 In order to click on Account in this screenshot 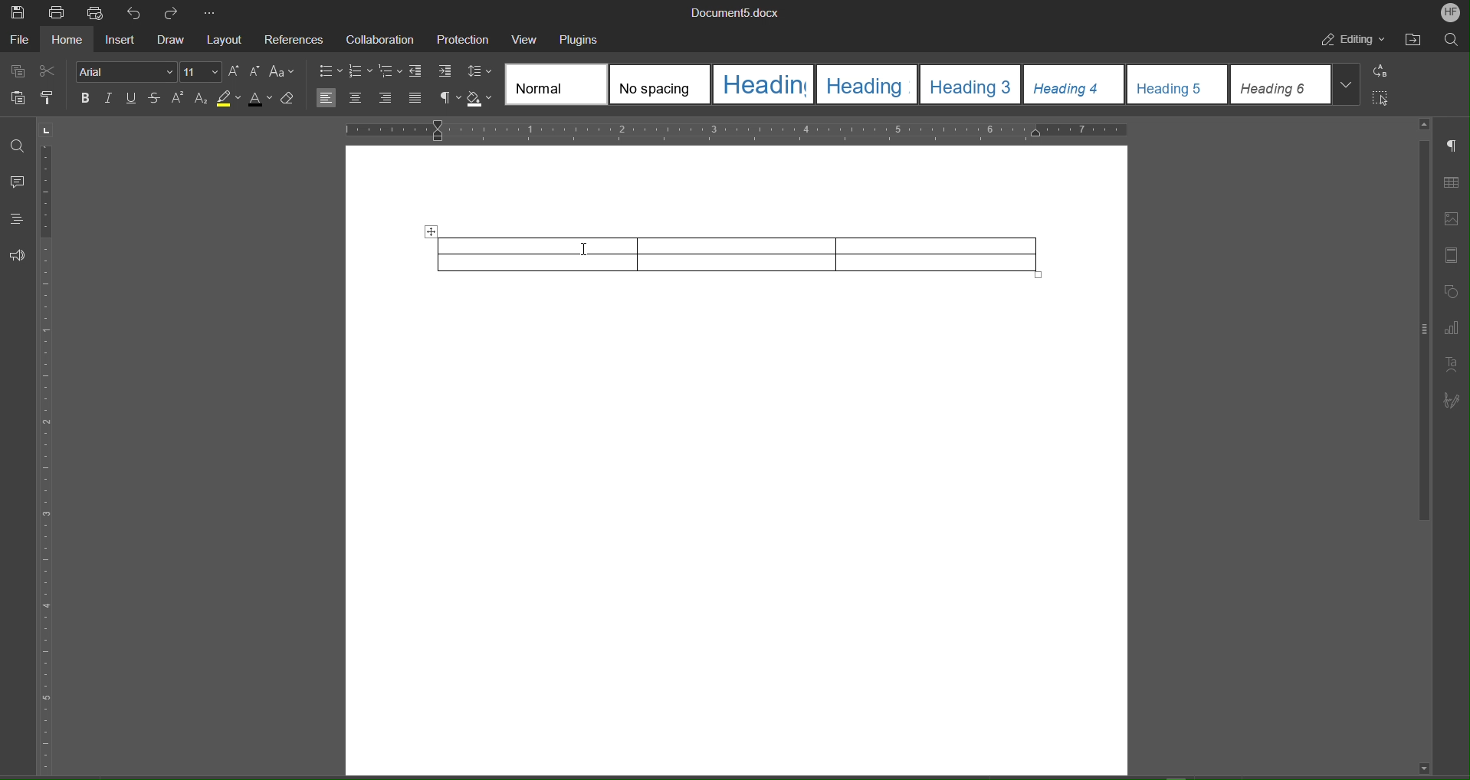, I will do `click(1449, 13)`.